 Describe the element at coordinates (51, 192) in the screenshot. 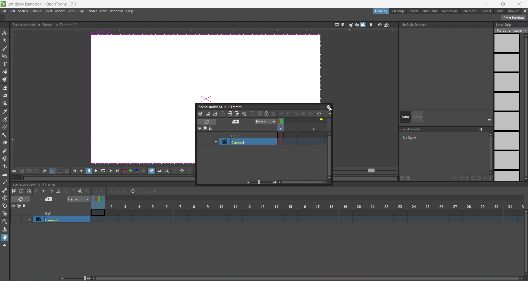

I see `close sub sheet` at that location.